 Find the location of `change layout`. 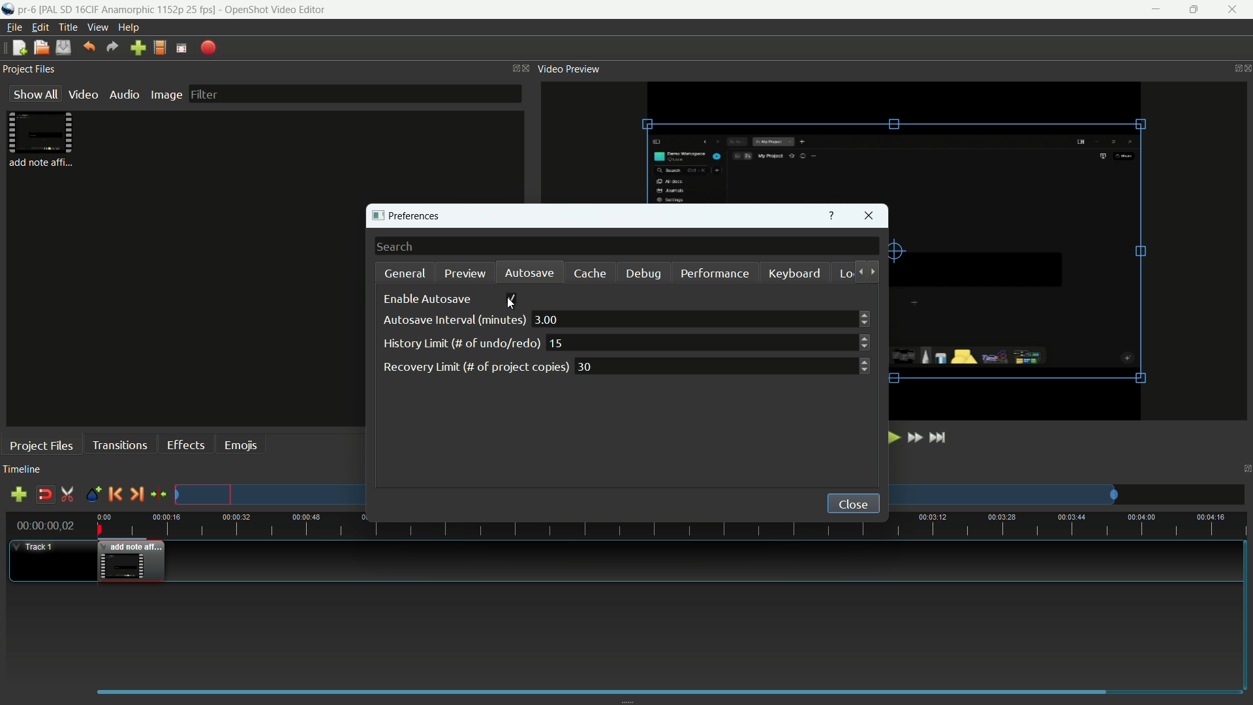

change layout is located at coordinates (1233, 67).